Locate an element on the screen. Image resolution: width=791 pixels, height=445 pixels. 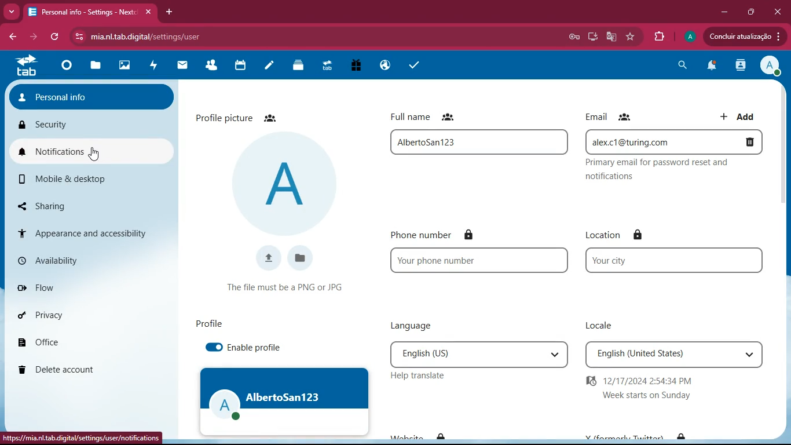
minimize is located at coordinates (721, 13).